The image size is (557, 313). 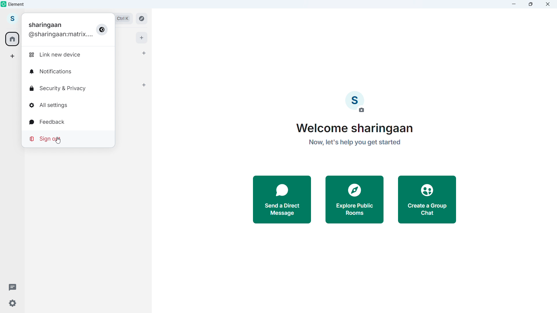 I want to click on now, let's help you get started, so click(x=355, y=145).